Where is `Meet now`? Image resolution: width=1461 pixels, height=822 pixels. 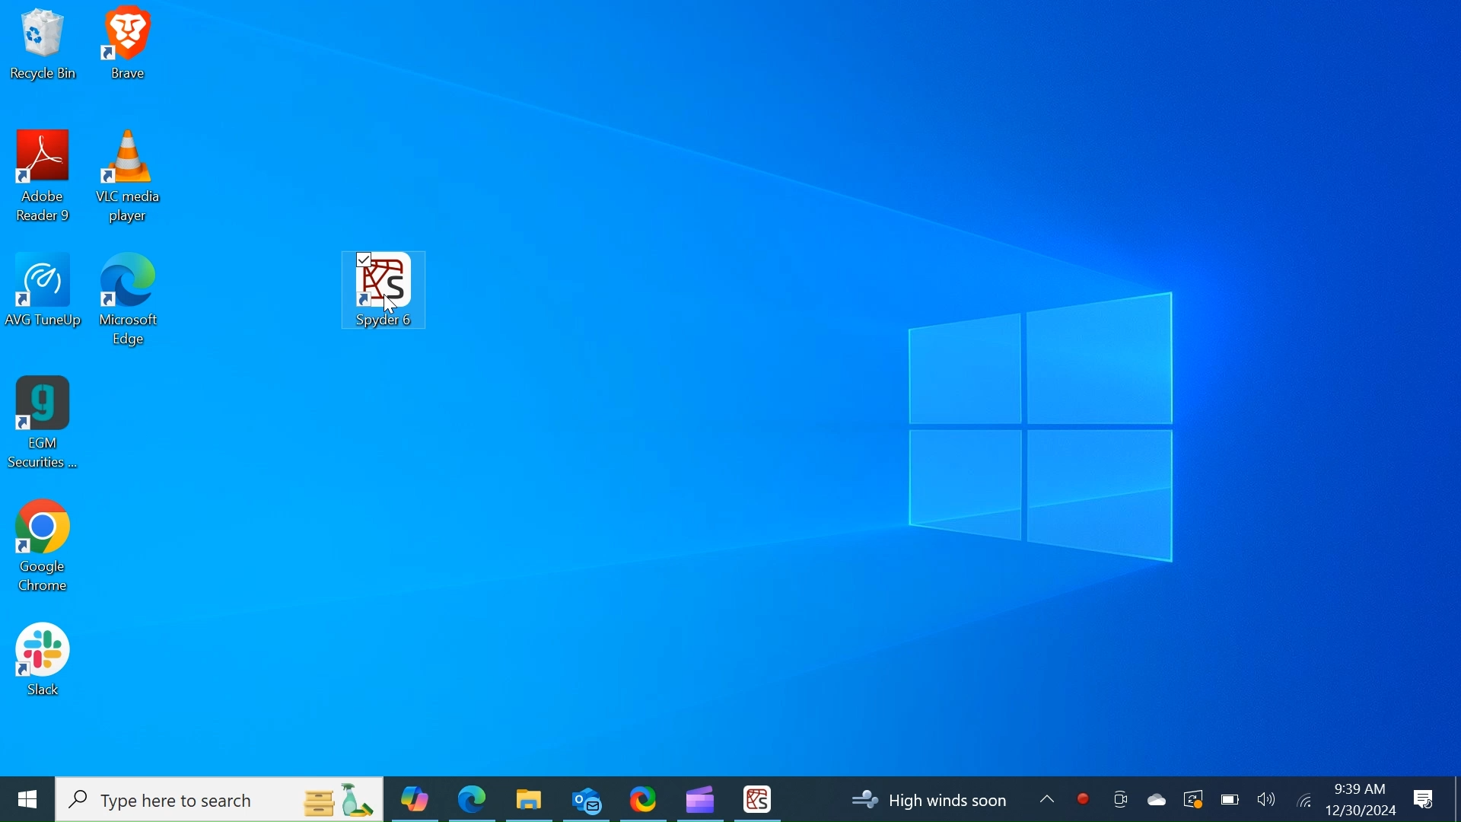
Meet now is located at coordinates (1119, 799).